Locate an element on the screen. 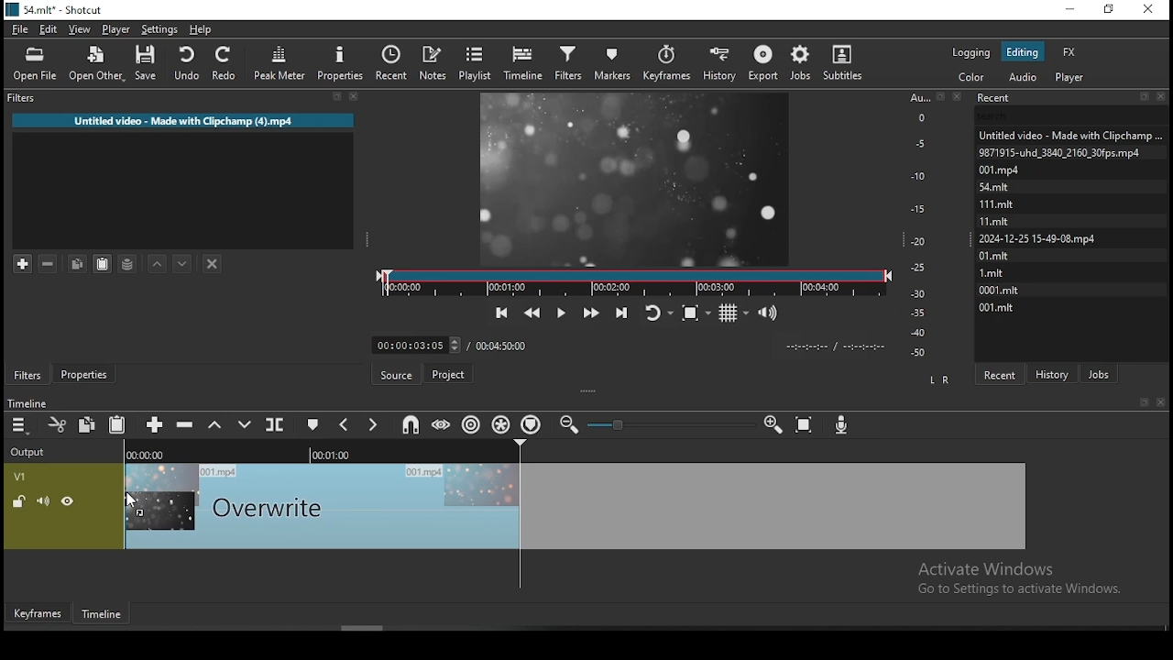  scale is located at coordinates (921, 226).